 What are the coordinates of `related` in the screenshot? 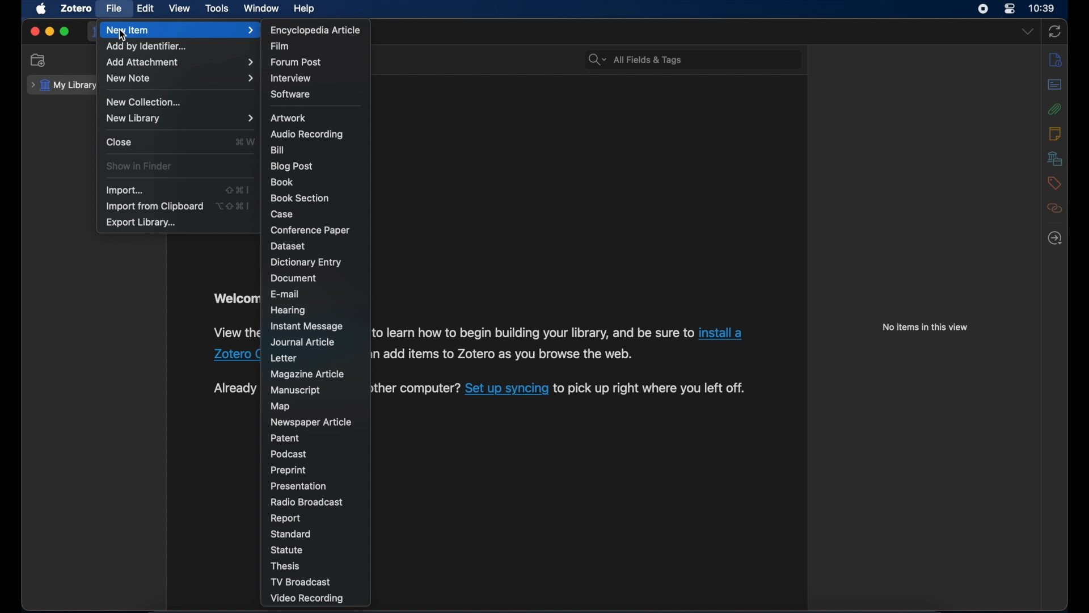 It's located at (1056, 208).